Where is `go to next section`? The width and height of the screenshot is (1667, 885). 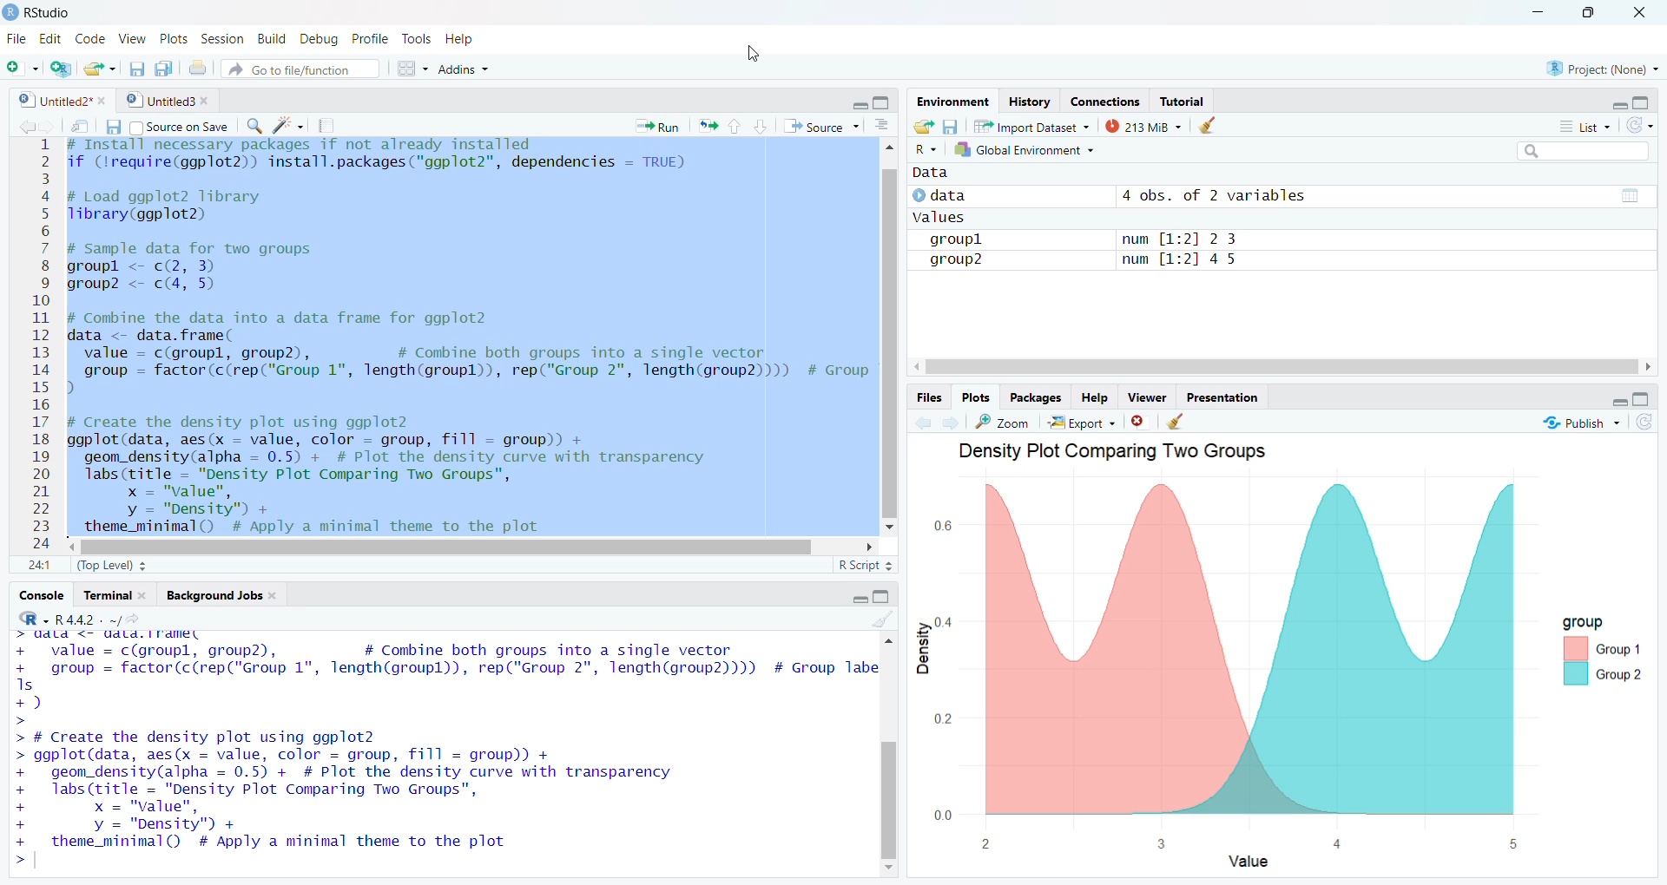
go to next section is located at coordinates (762, 128).